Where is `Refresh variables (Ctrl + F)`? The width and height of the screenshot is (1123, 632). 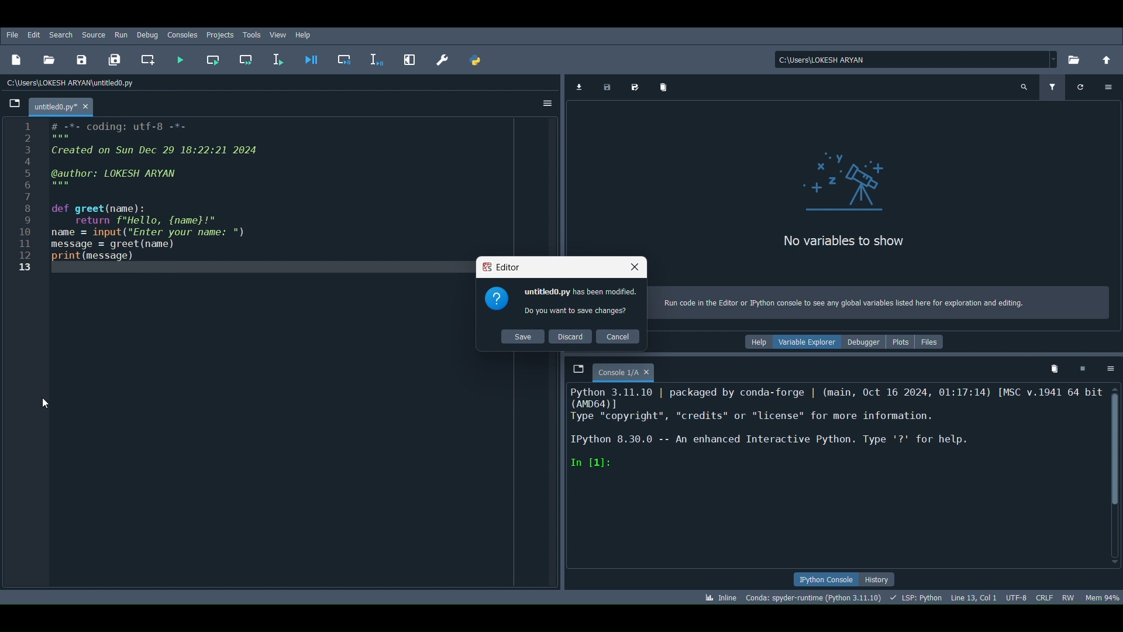 Refresh variables (Ctrl + F) is located at coordinates (1079, 86).